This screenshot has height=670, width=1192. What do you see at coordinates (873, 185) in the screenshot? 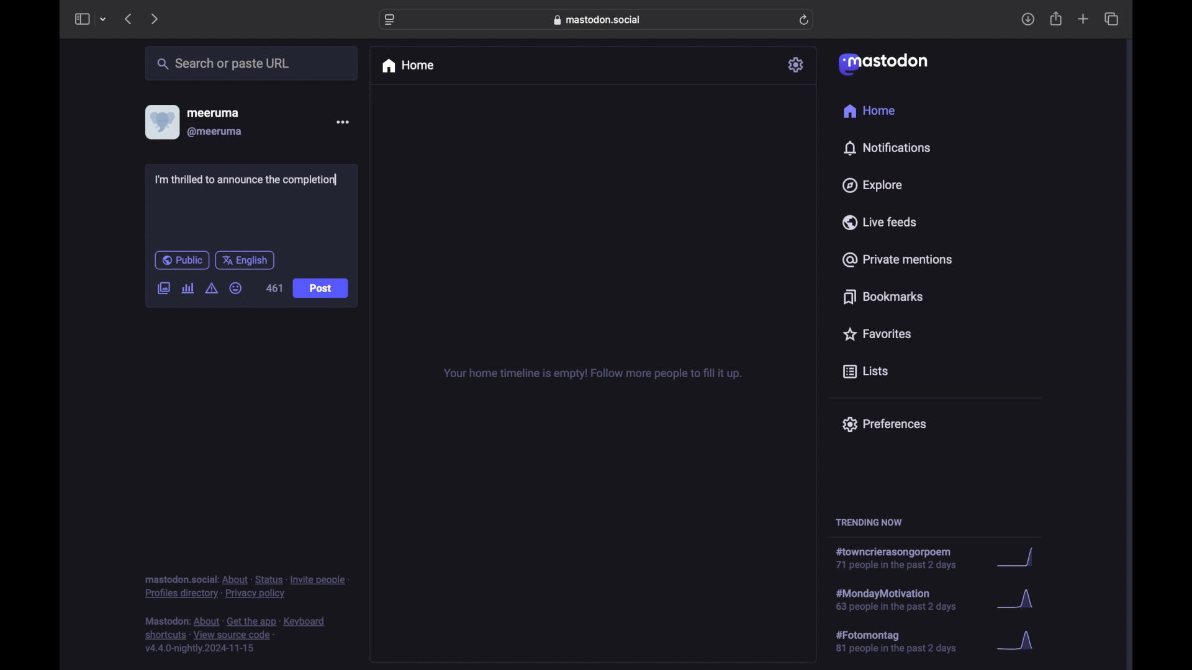
I see `explore` at bounding box center [873, 185].